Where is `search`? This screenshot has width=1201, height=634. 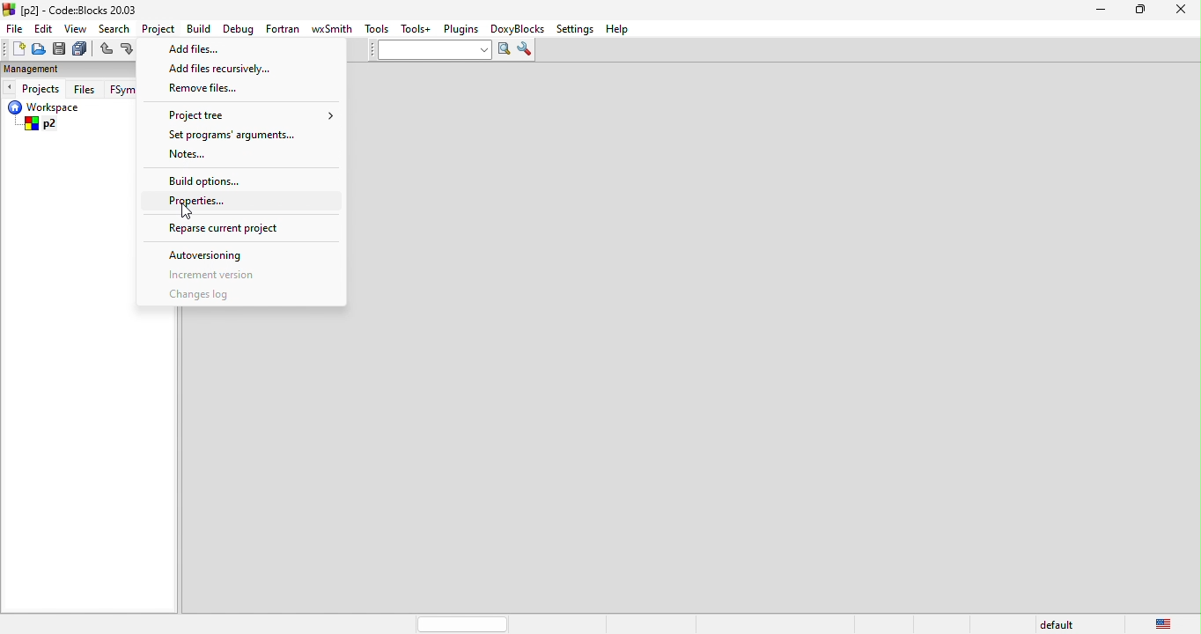
search is located at coordinates (115, 28).